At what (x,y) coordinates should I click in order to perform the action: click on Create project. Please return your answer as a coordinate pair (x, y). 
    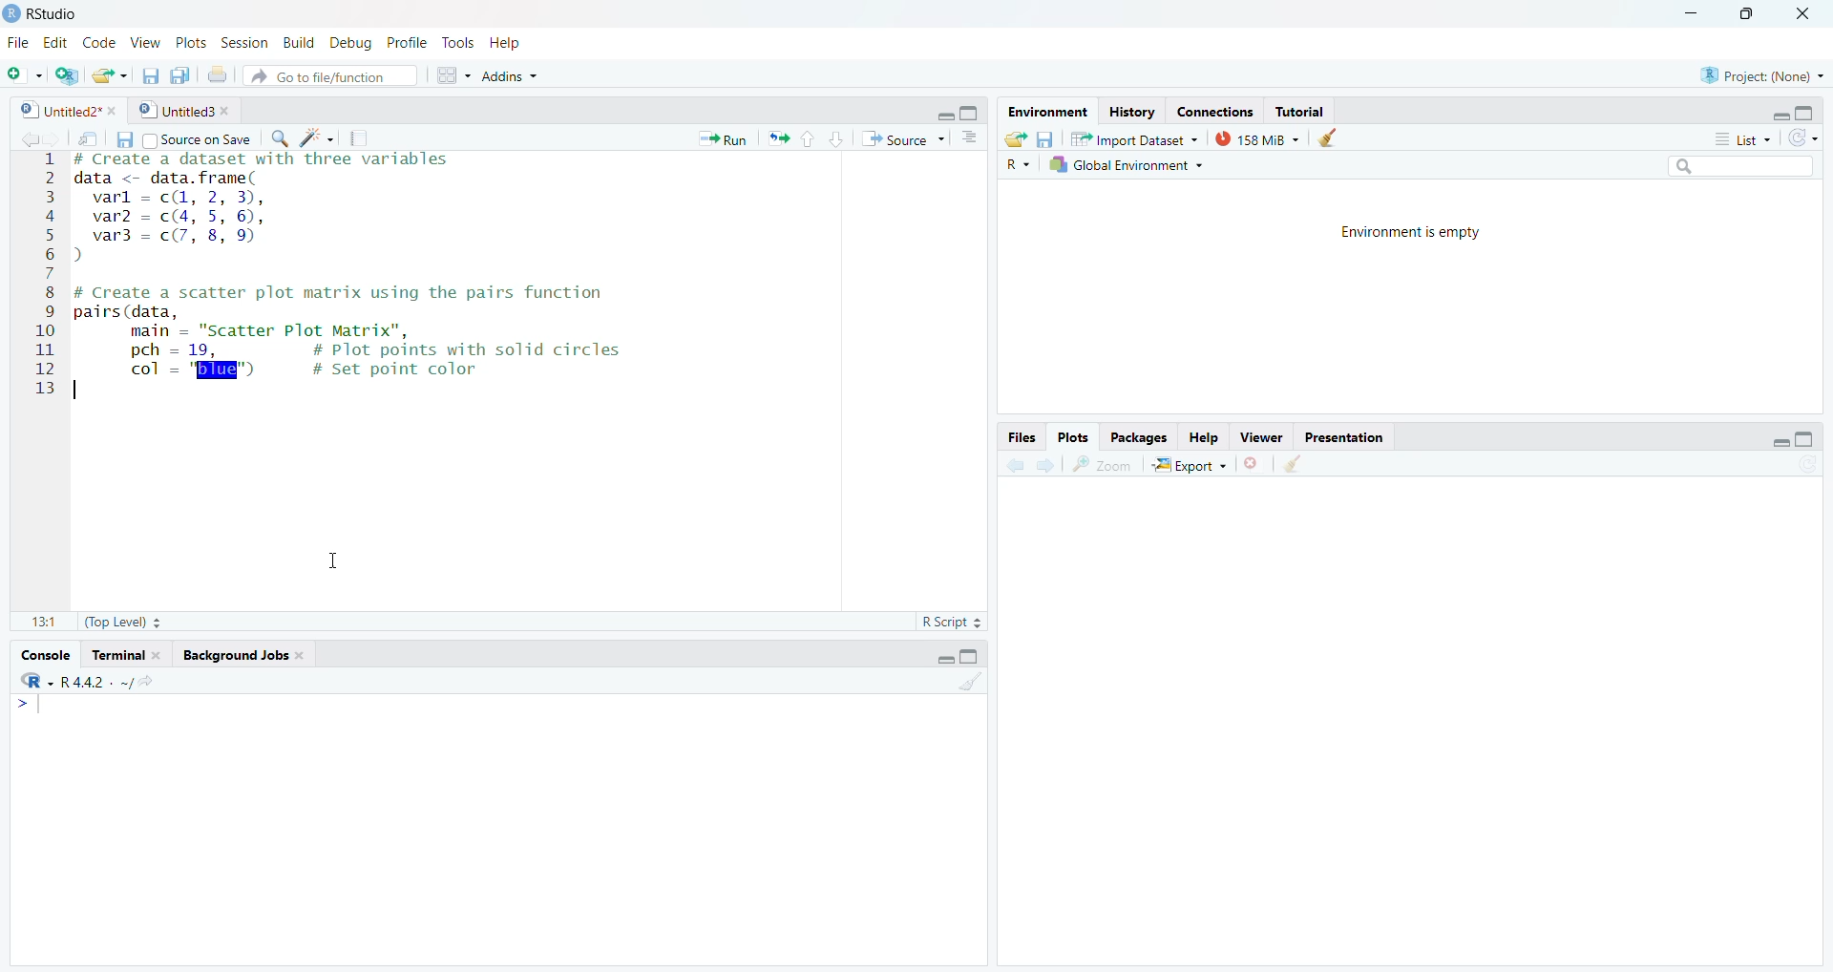
    Looking at the image, I should click on (68, 75).